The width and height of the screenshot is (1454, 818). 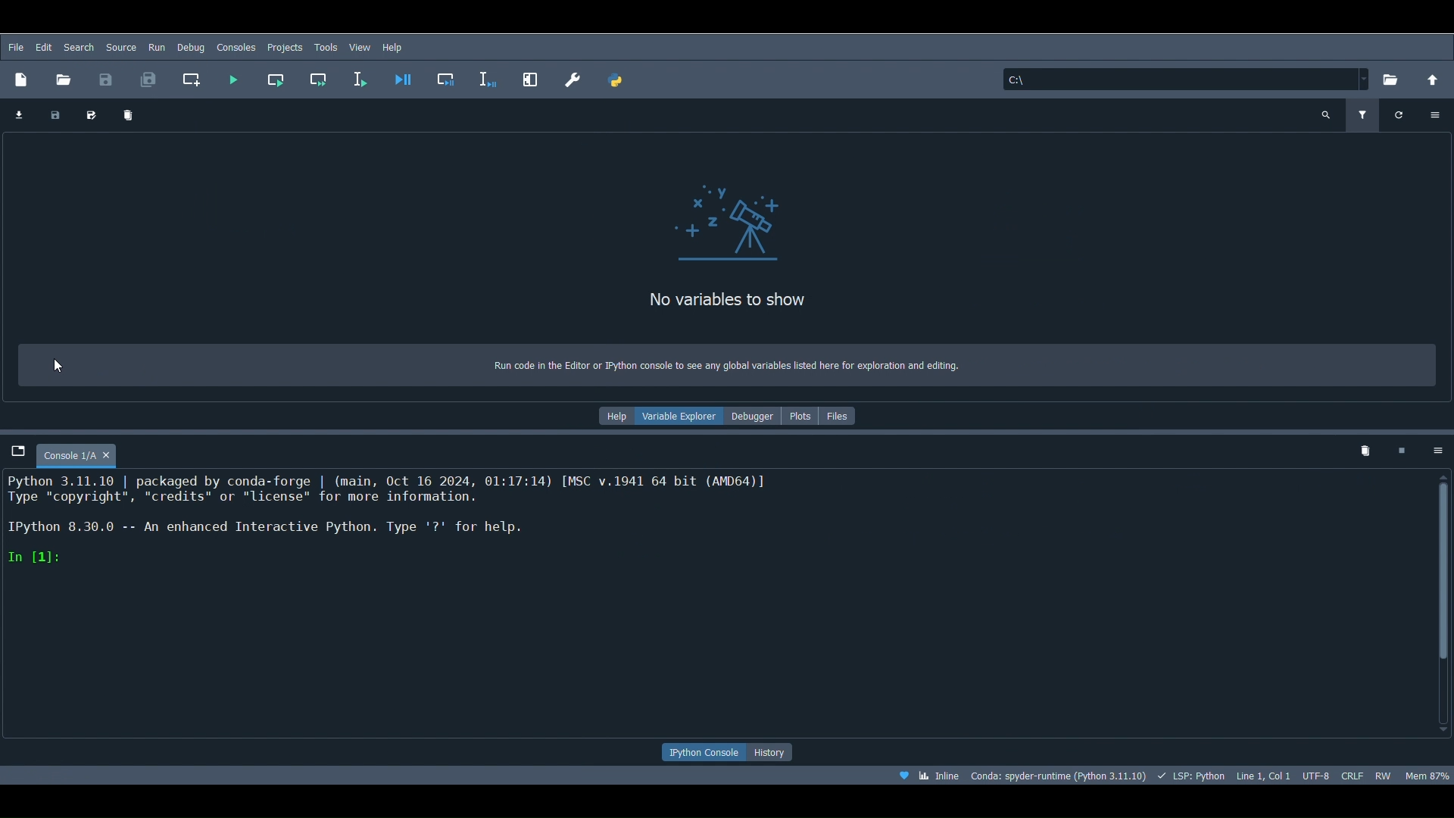 I want to click on Help, so click(x=395, y=47).